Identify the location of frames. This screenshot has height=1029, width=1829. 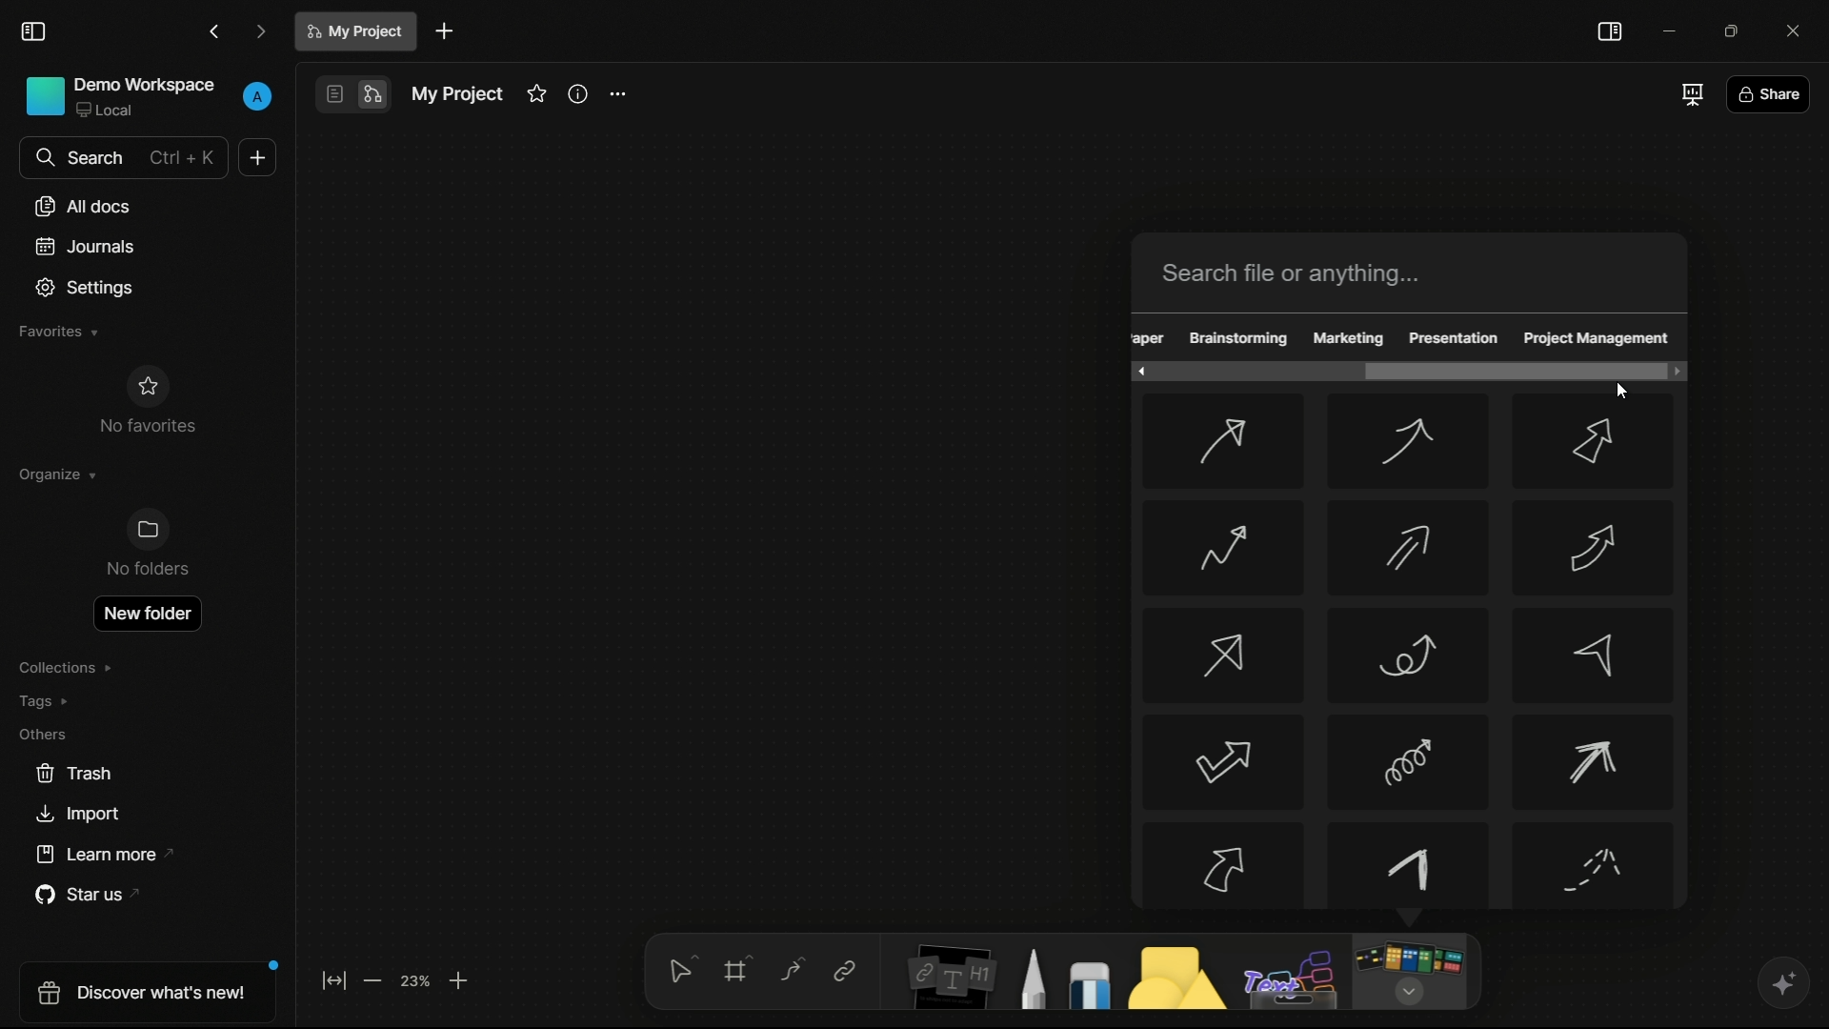
(740, 968).